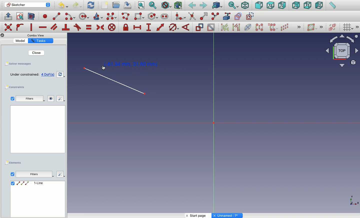 This screenshot has height=218, width=360. Describe the element at coordinates (57, 16) in the screenshot. I see `line` at that location.